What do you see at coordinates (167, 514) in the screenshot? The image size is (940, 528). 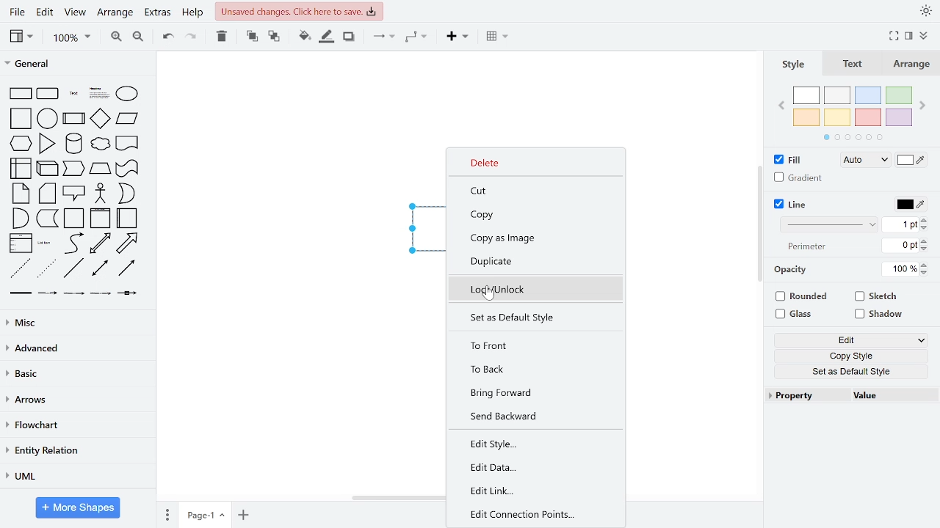 I see `pages` at bounding box center [167, 514].